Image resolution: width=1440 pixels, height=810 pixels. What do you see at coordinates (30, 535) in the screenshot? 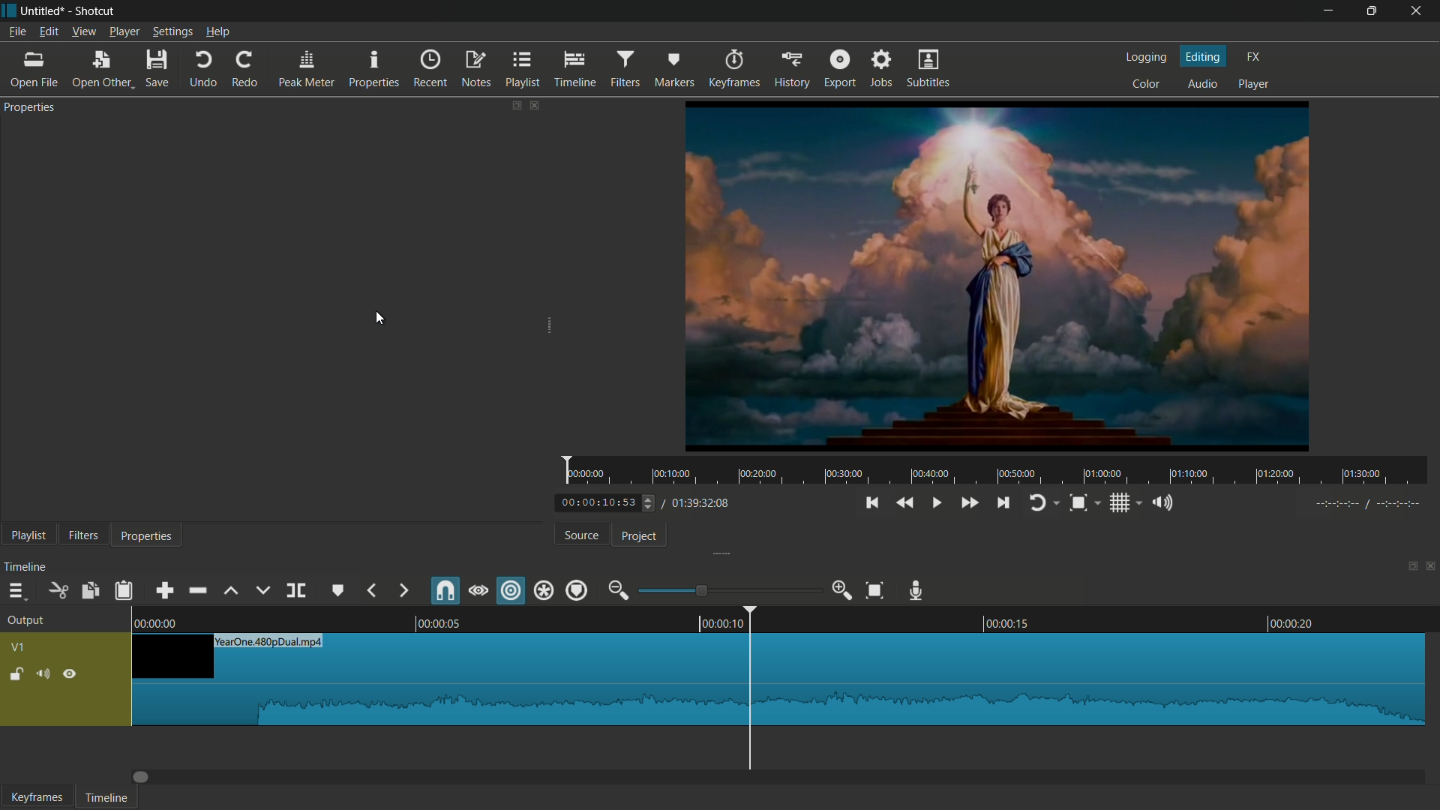
I see `playlist` at bounding box center [30, 535].